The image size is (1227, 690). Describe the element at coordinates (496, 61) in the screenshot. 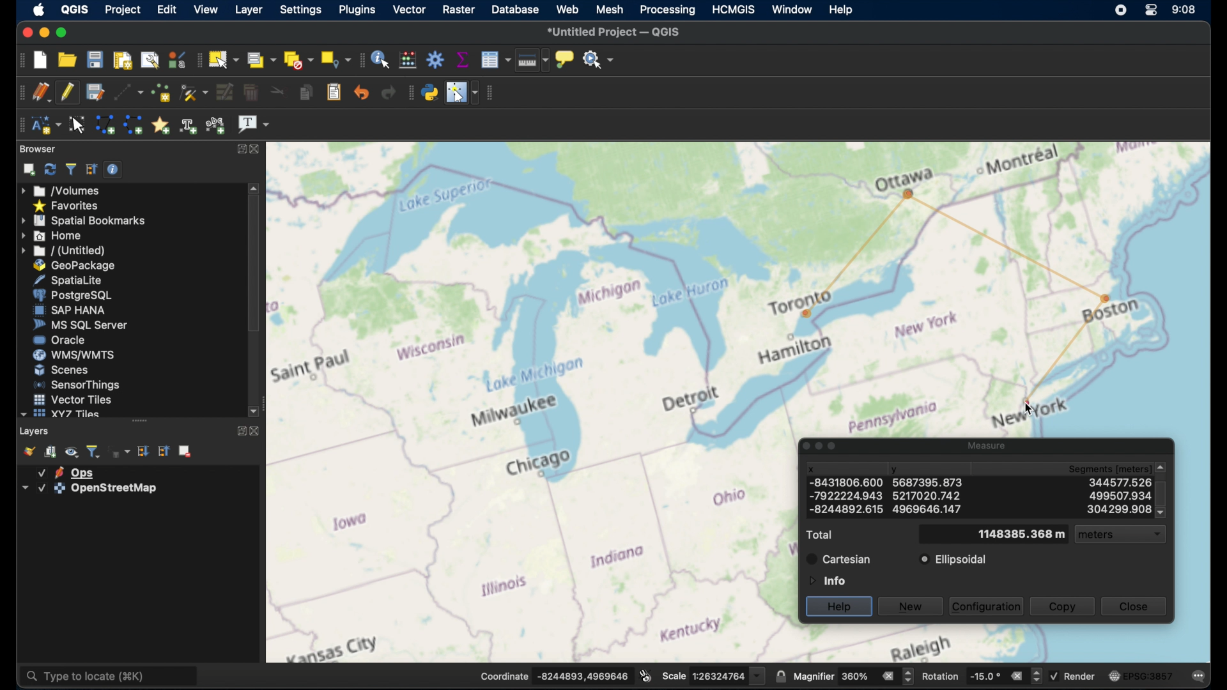

I see `open attribute table` at that location.